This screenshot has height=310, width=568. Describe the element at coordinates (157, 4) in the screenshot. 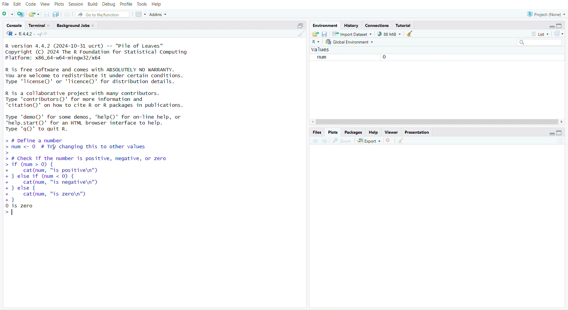

I see `help` at that location.